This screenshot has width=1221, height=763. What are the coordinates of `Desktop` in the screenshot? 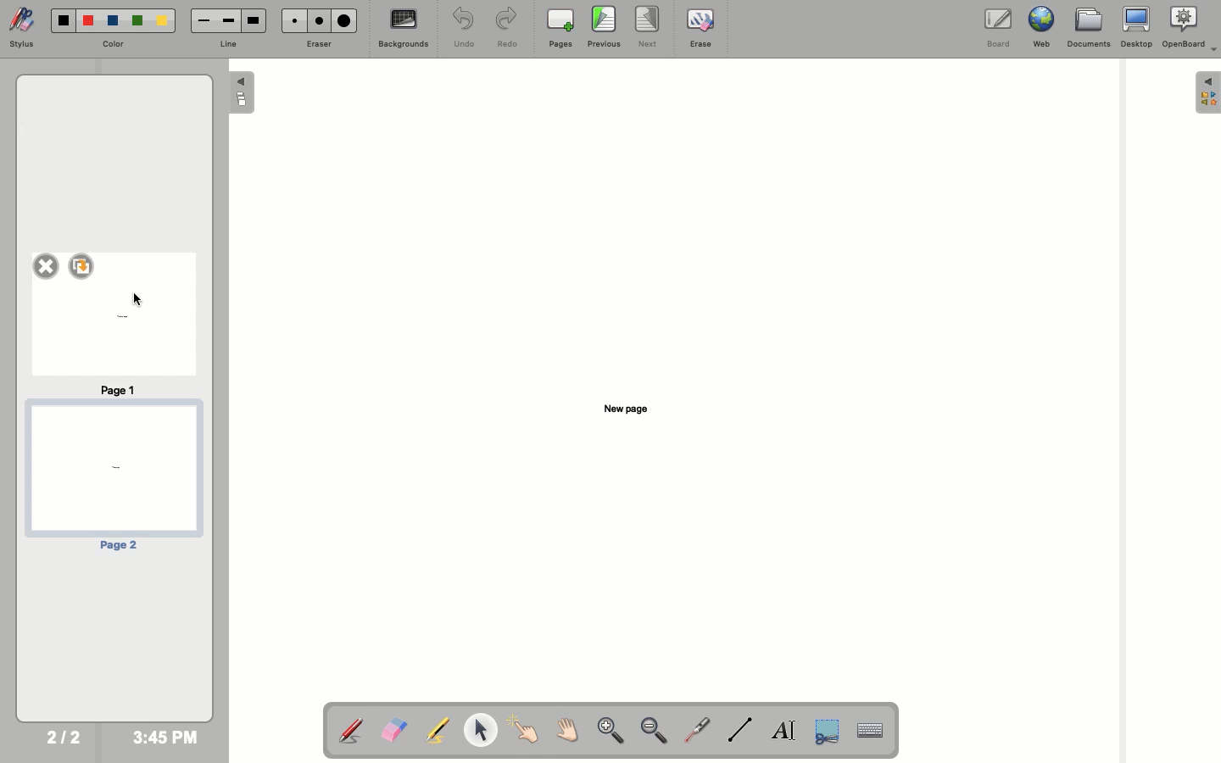 It's located at (1137, 27).